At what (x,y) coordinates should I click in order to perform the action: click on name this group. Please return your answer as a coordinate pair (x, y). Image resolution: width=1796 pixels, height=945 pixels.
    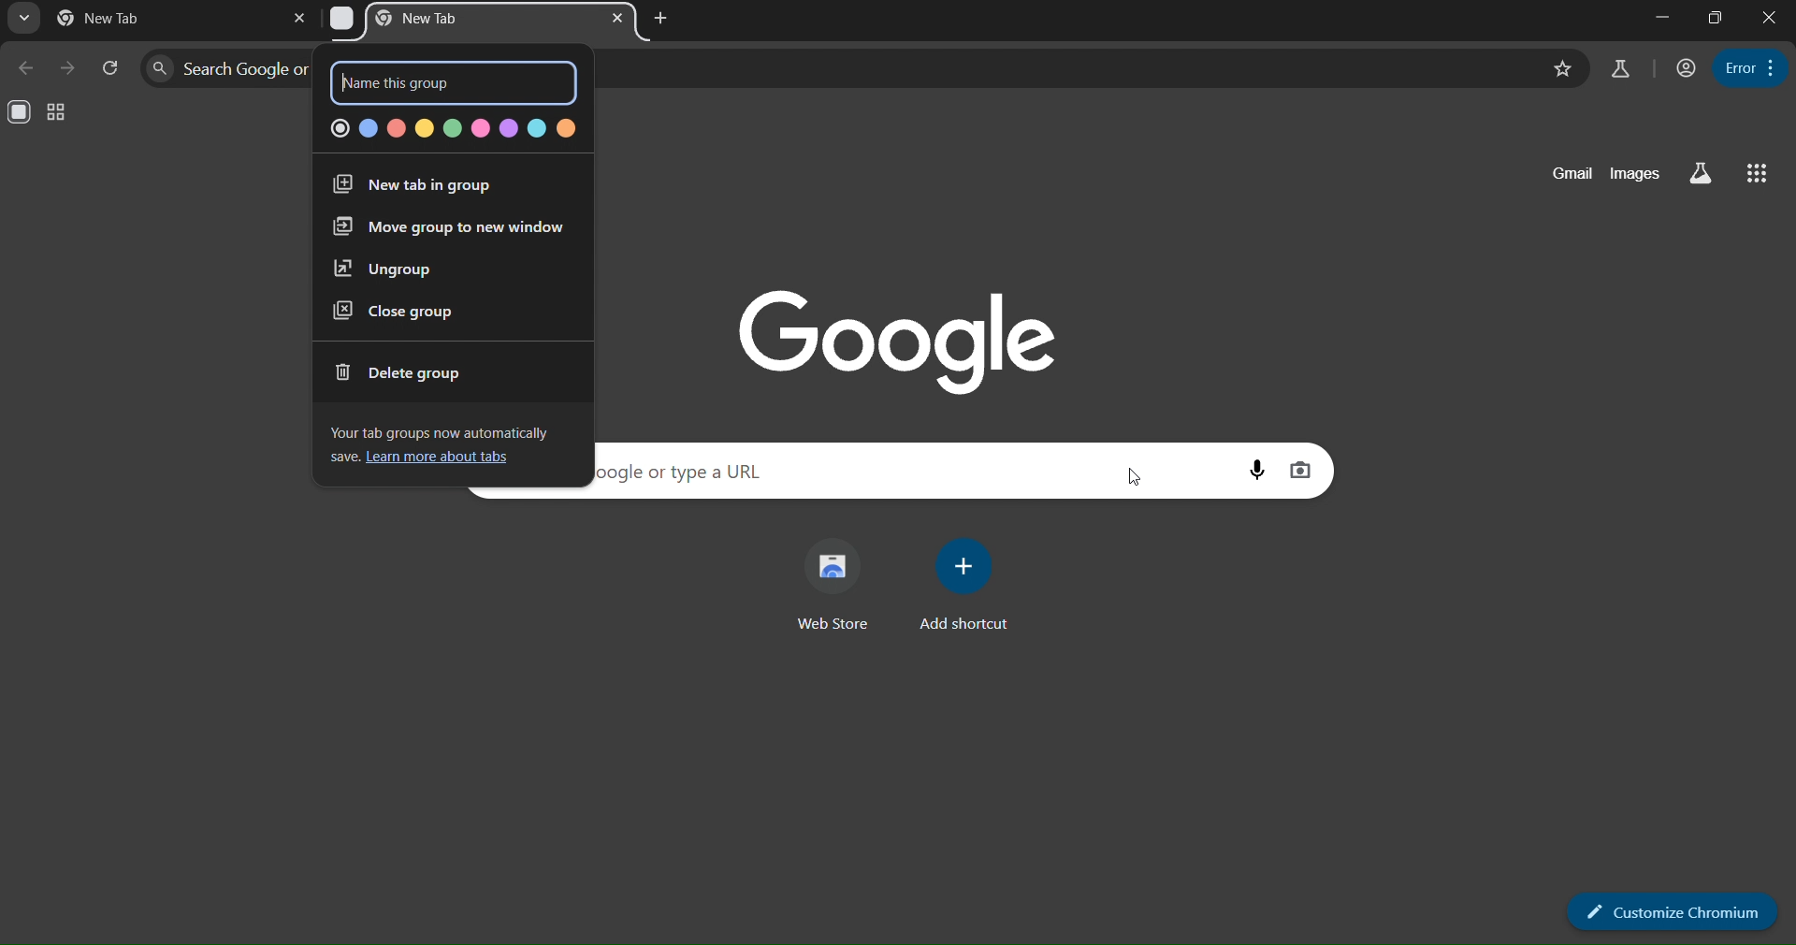
    Looking at the image, I should click on (436, 85).